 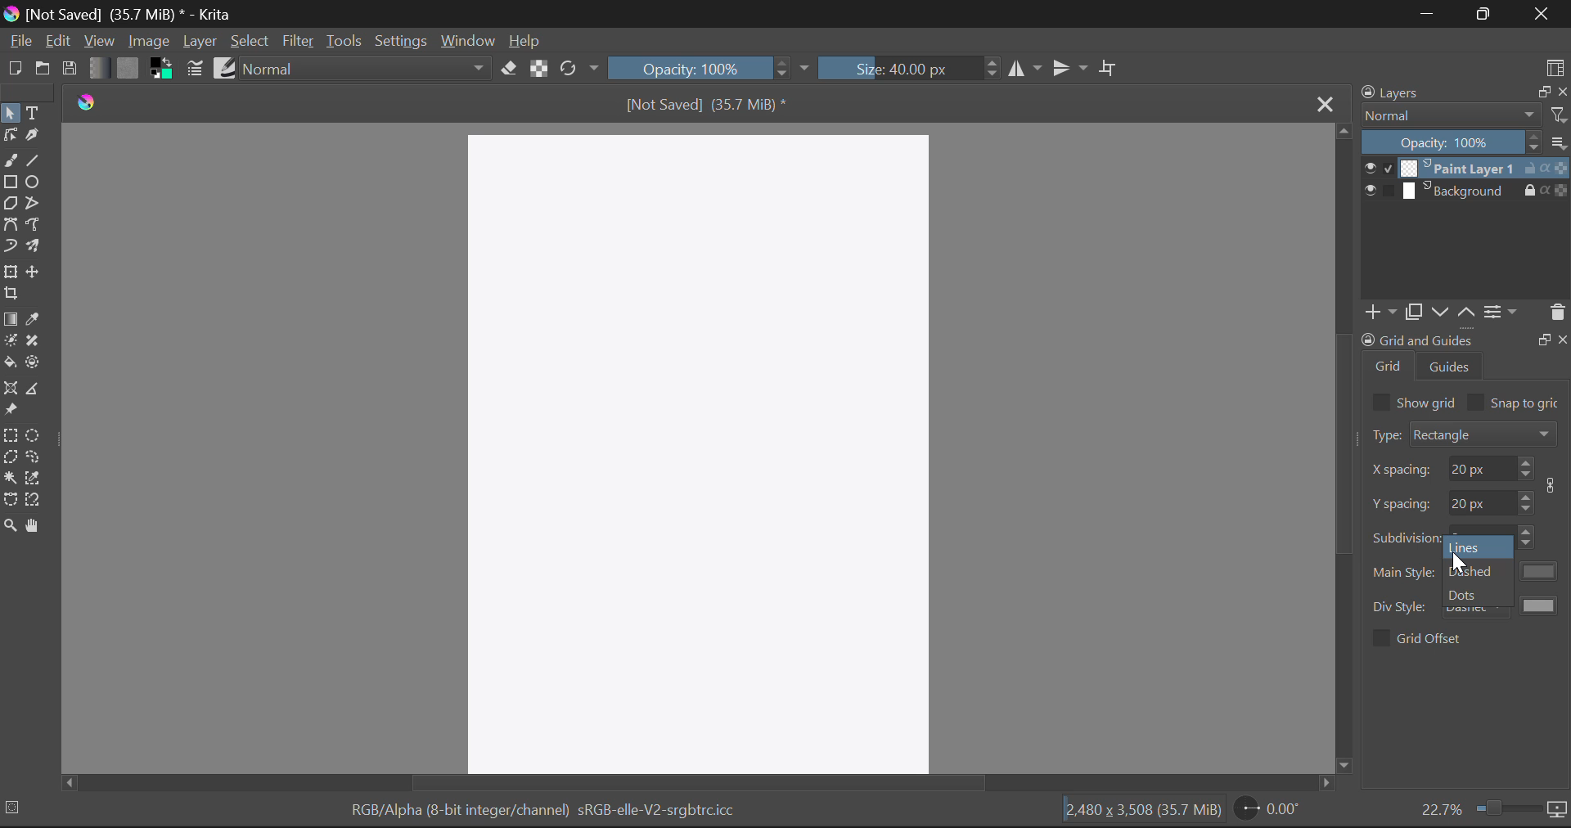 I want to click on checkbox, so click(x=1476, y=402).